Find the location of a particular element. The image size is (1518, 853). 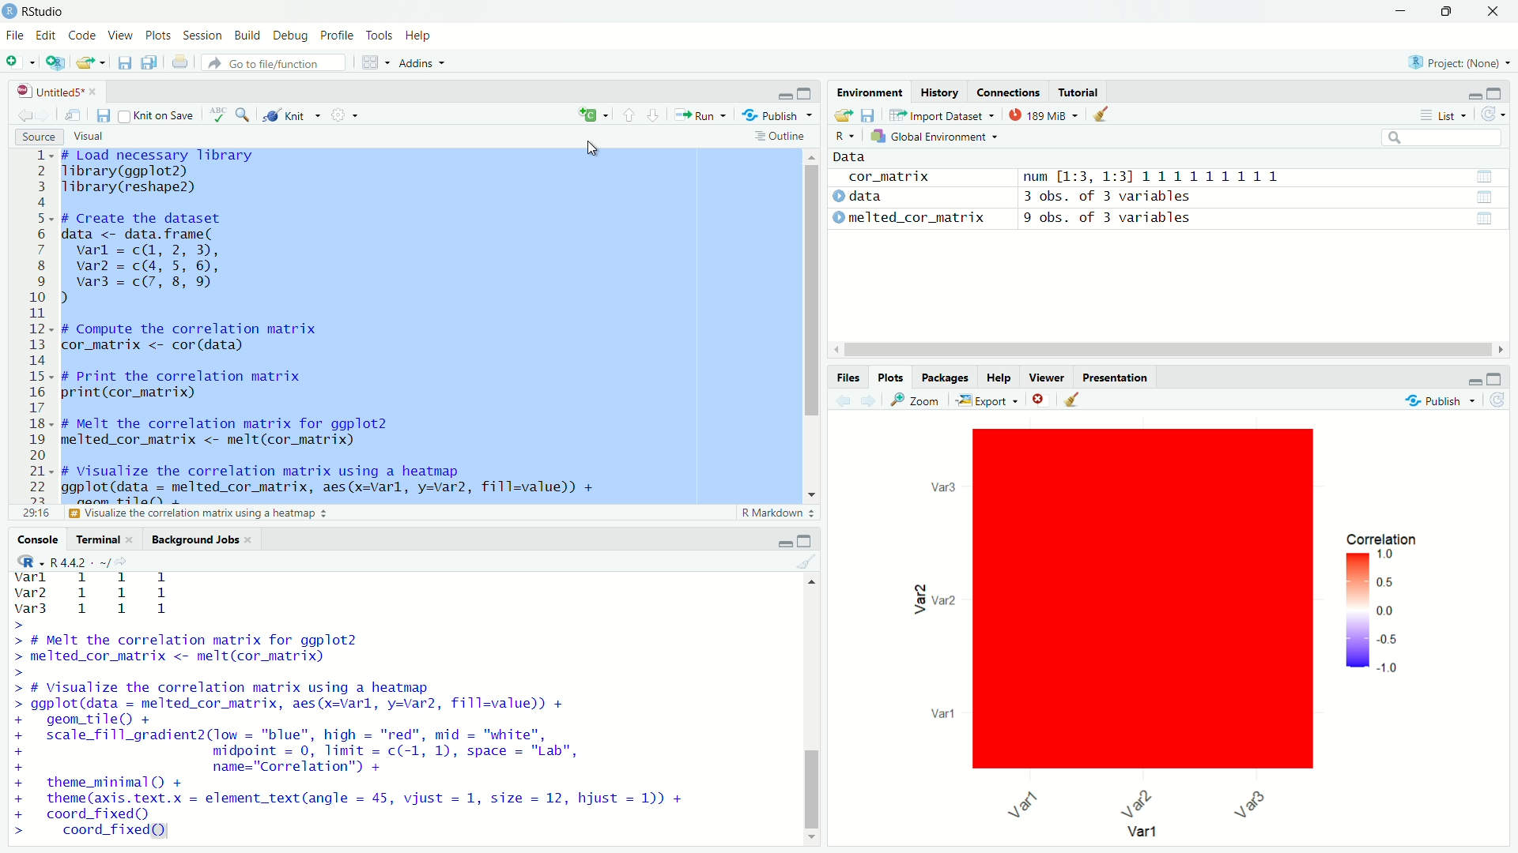

maximize is located at coordinates (1445, 11).